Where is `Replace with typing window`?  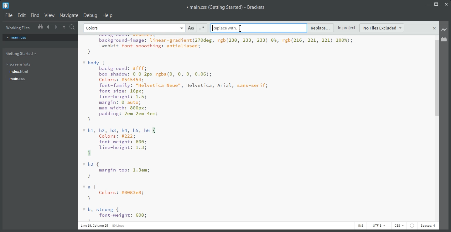
Replace with typing window is located at coordinates (258, 28).